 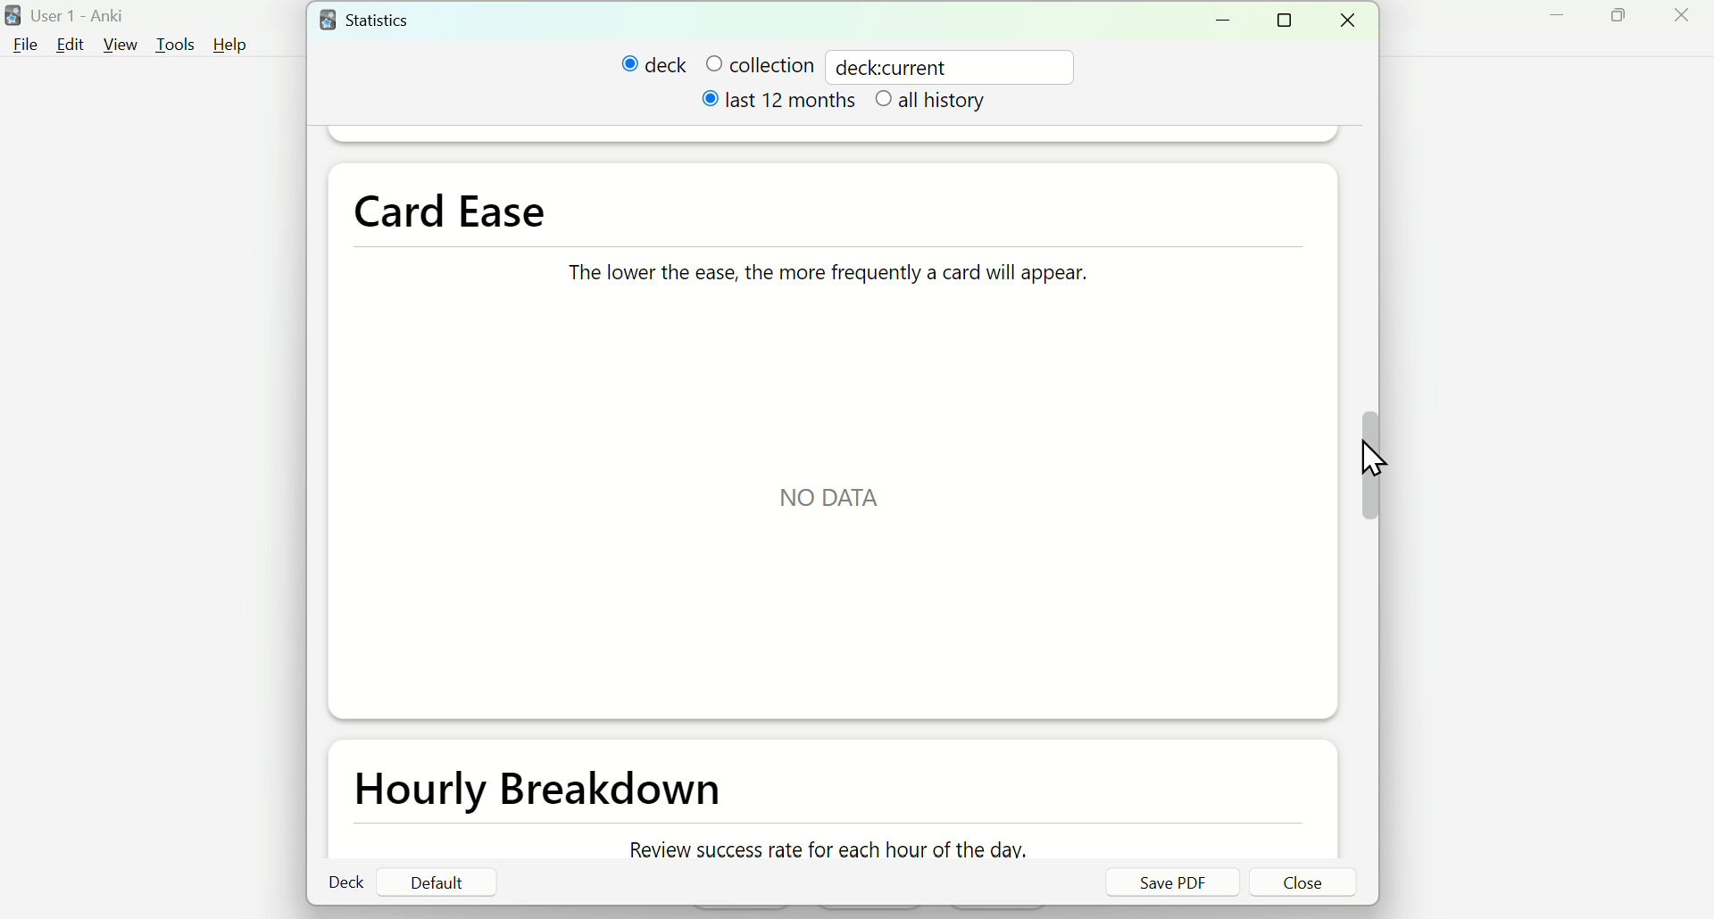 What do you see at coordinates (348, 882) in the screenshot?
I see `Deck` at bounding box center [348, 882].